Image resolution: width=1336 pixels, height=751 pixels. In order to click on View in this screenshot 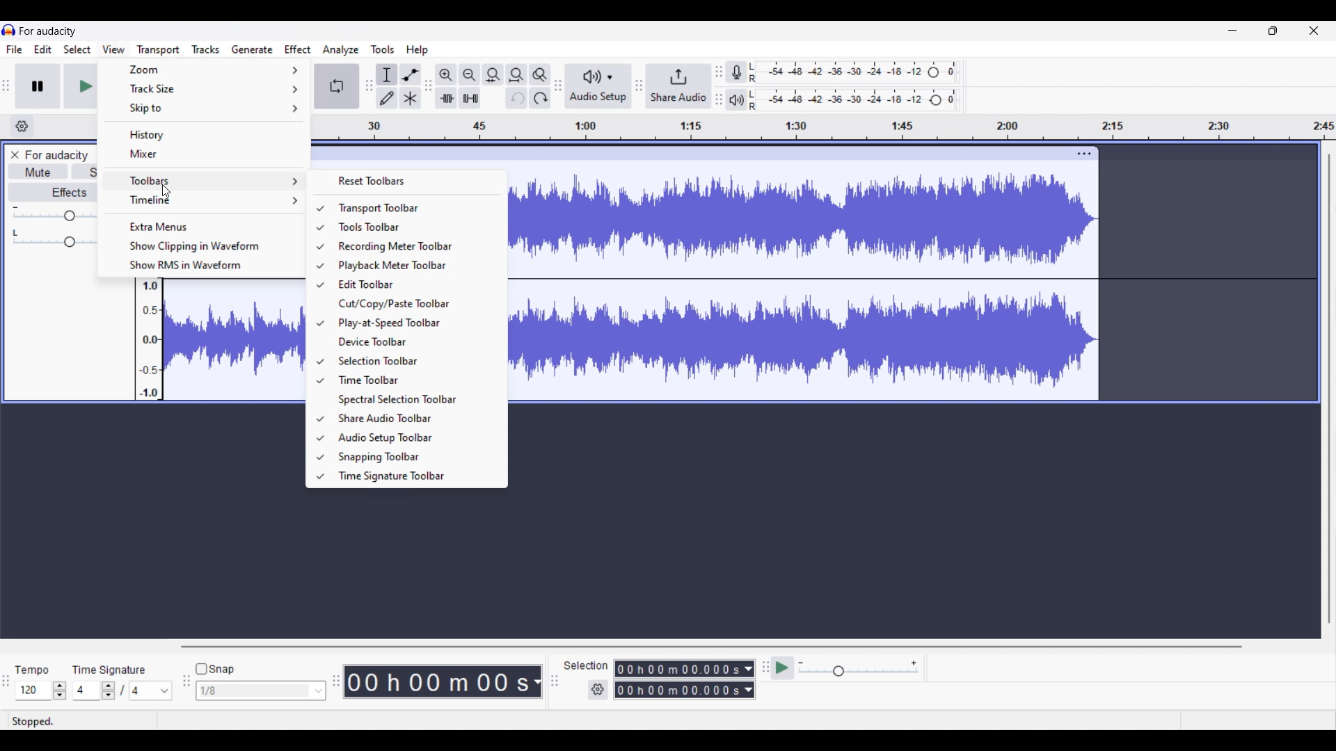, I will do `click(114, 49)`.